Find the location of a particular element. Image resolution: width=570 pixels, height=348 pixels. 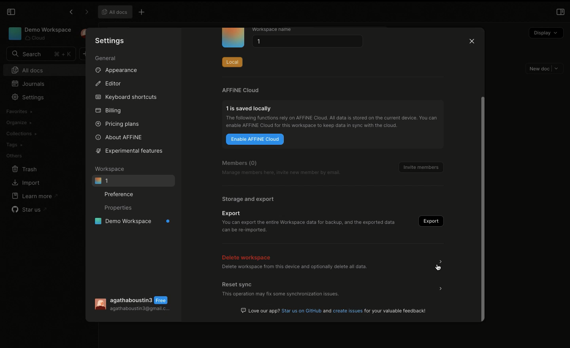

About AFFINE is located at coordinates (120, 137).